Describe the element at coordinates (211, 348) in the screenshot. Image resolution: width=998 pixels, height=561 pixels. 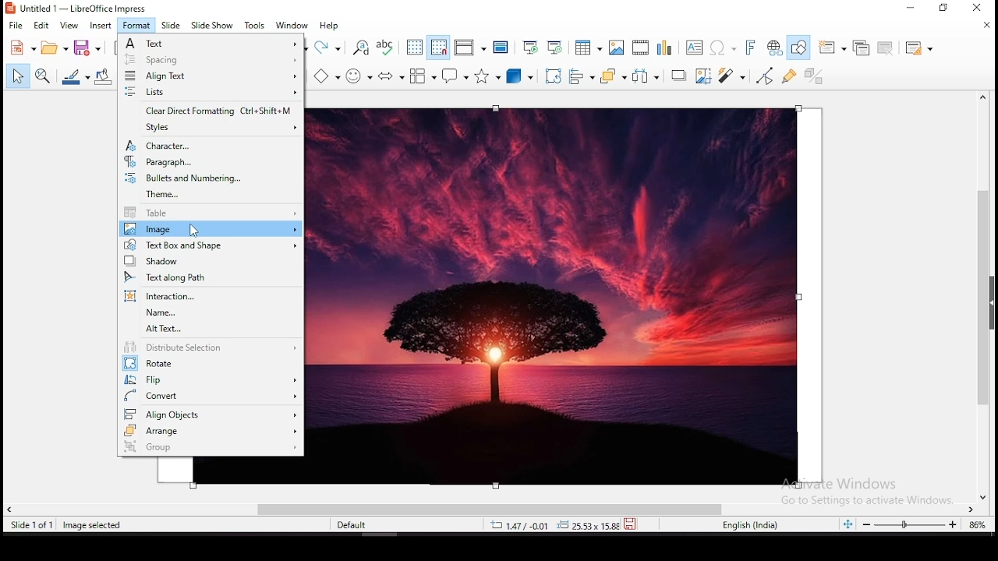
I see `distribute segments` at that location.